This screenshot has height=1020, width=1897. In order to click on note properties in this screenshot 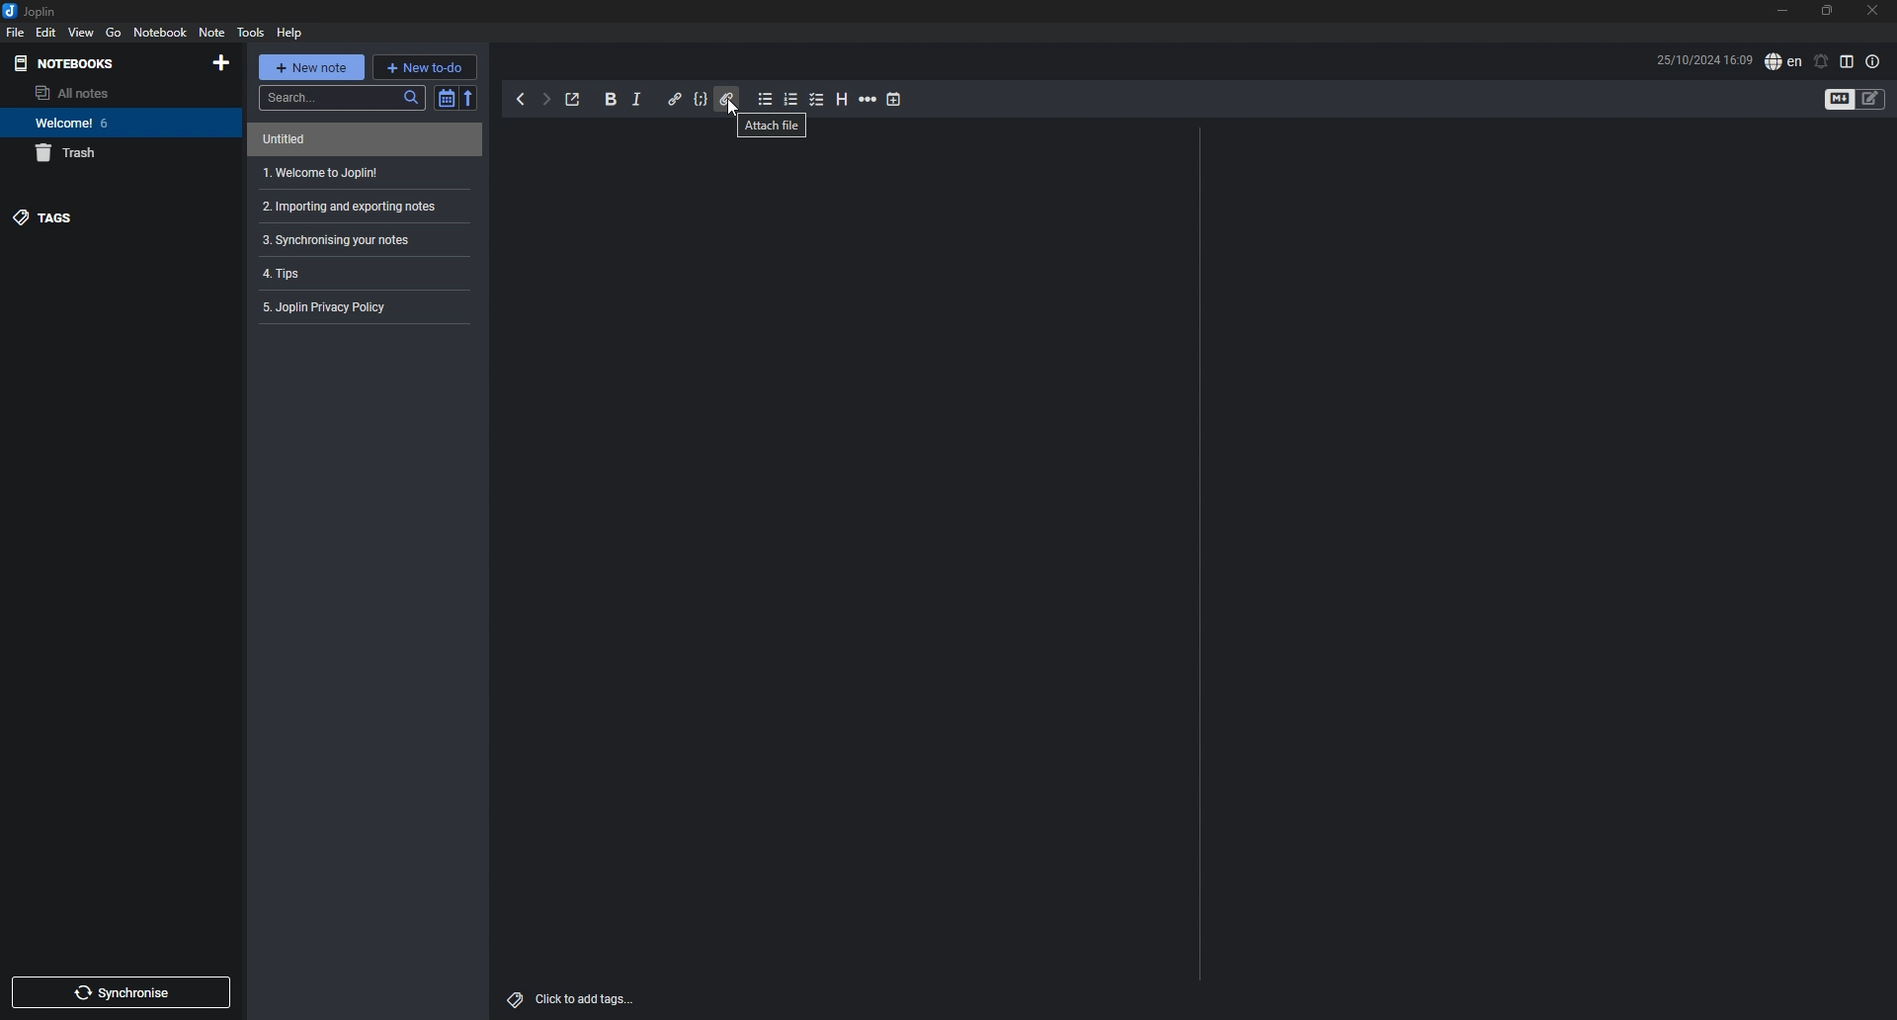, I will do `click(1872, 62)`.